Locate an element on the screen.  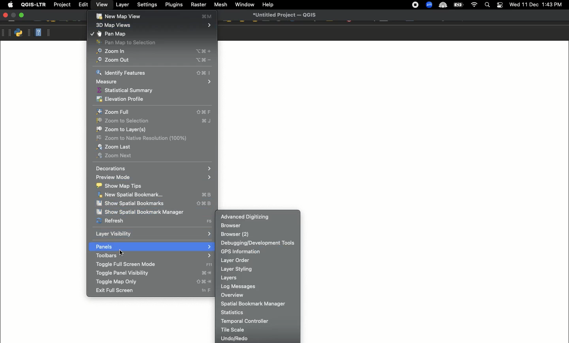
Measure is located at coordinates (155, 81).